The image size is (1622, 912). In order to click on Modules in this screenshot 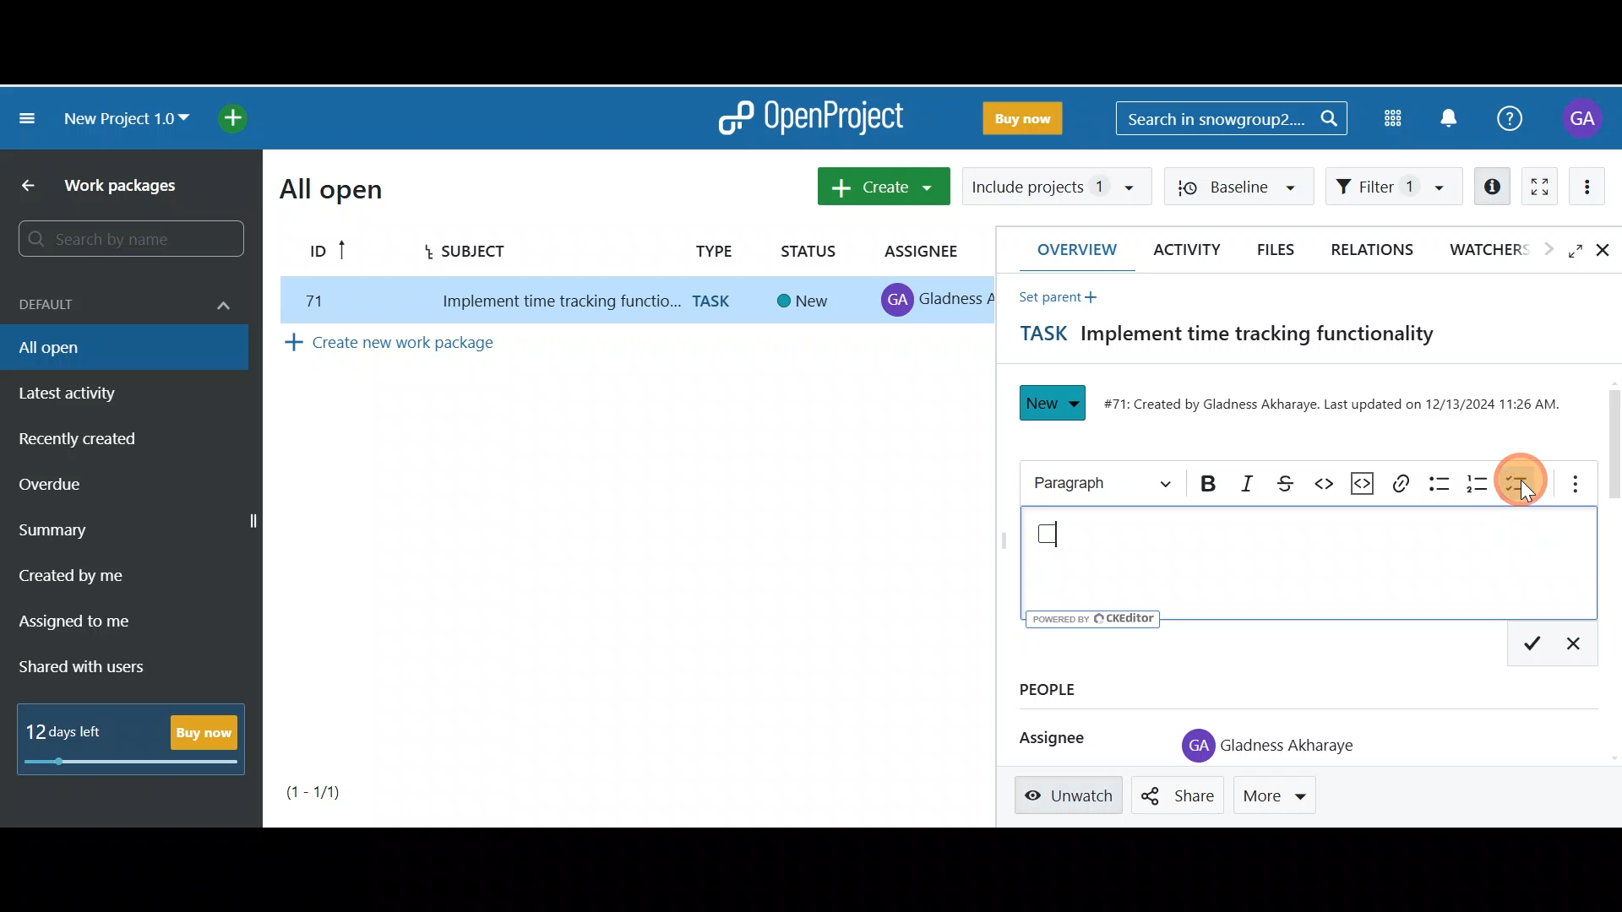, I will do `click(1392, 118)`.